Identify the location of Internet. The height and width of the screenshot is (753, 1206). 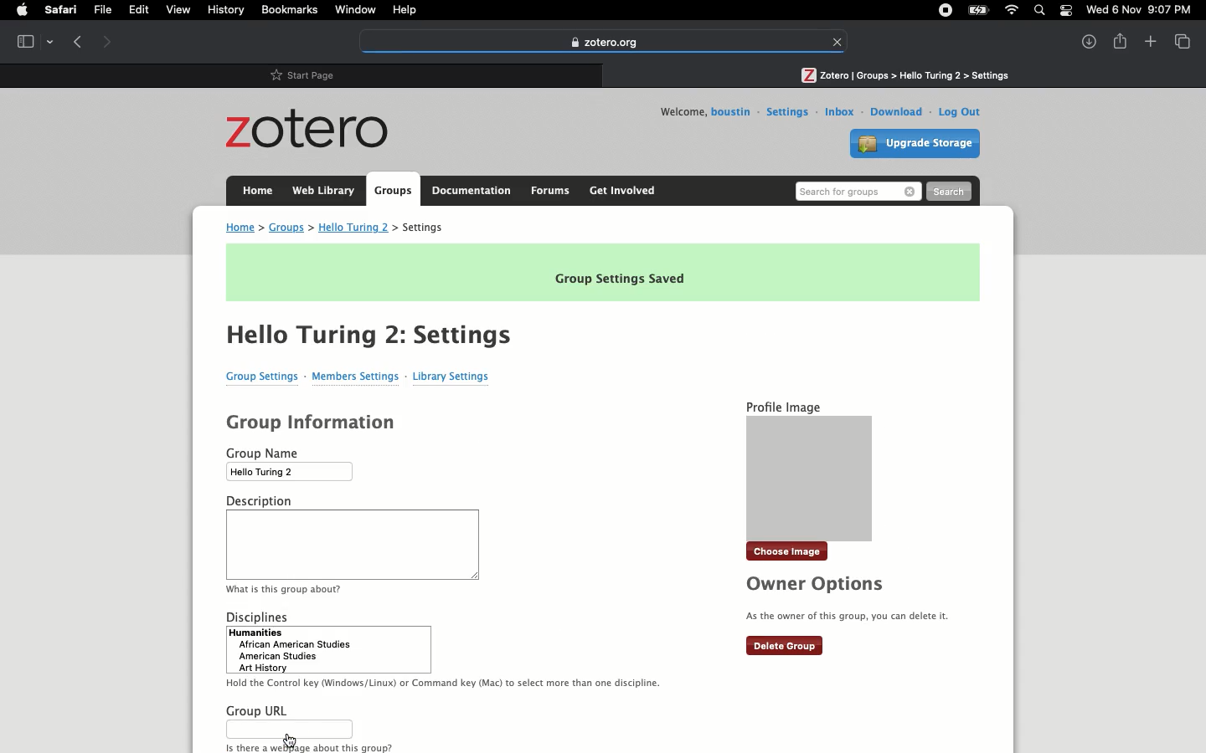
(1010, 11).